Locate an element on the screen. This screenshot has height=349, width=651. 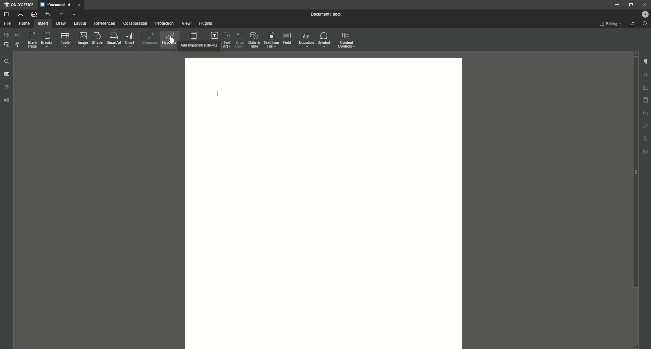
scroll bar is located at coordinates (635, 172).